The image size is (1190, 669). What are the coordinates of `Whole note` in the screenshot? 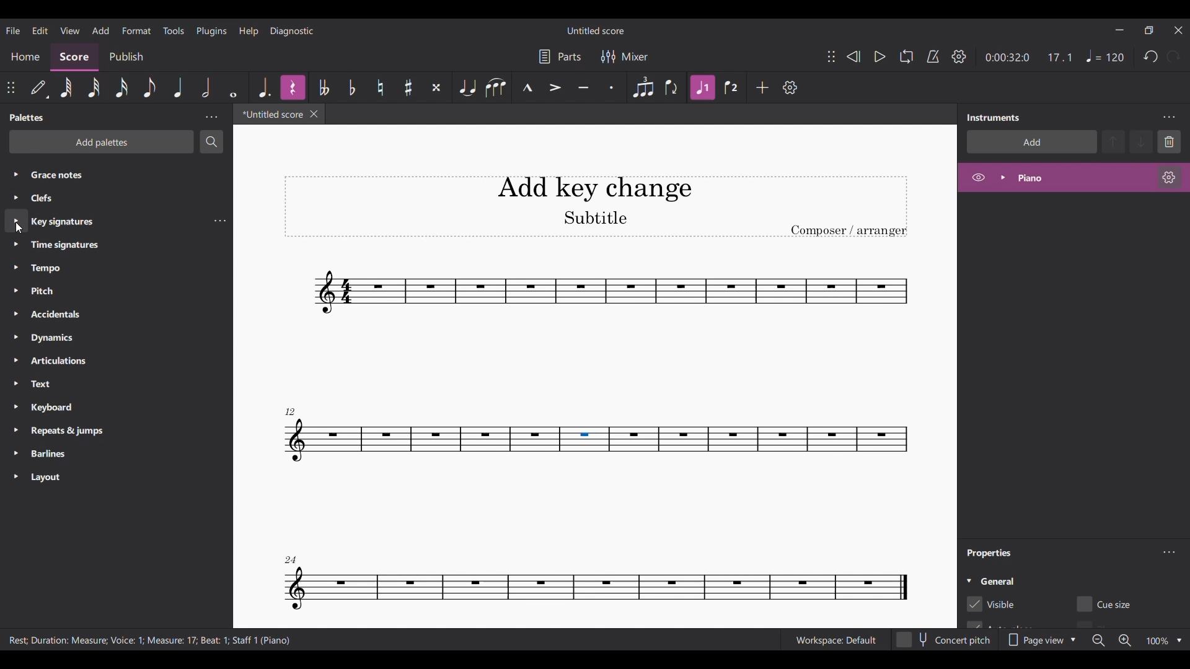 It's located at (233, 88).